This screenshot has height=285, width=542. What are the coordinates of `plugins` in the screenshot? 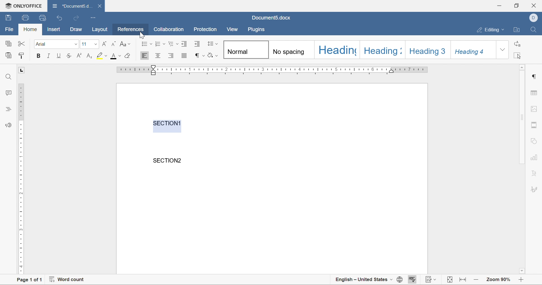 It's located at (257, 30).